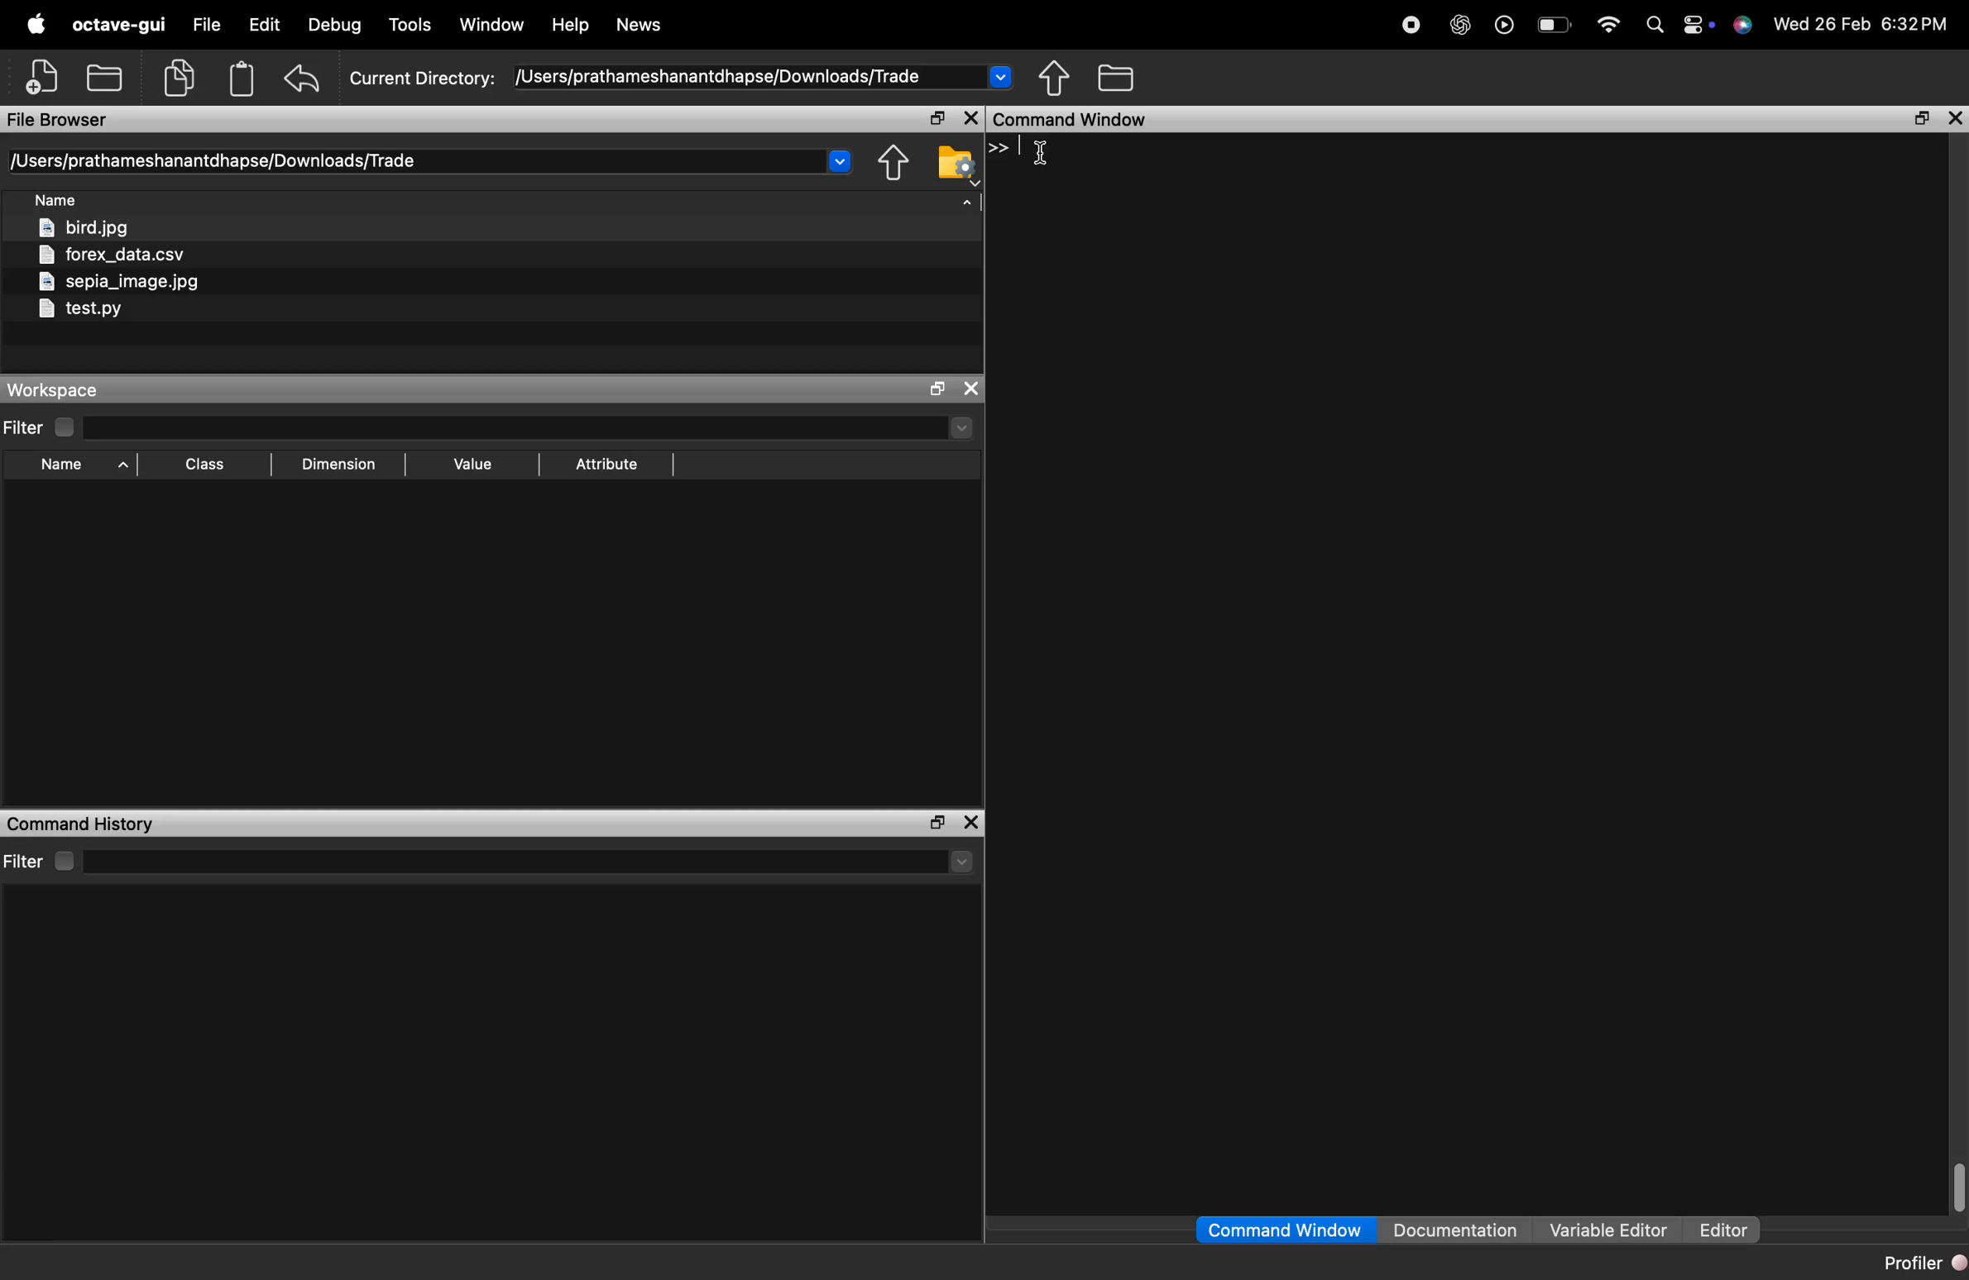 The height and width of the screenshot is (1280, 1969). I want to click on news, so click(638, 26).